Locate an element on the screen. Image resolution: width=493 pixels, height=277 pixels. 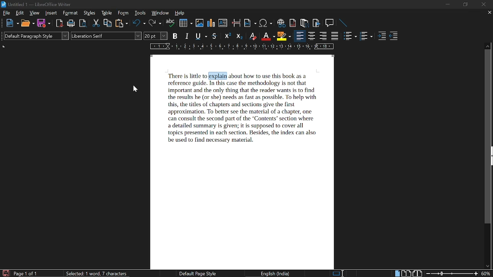
form is located at coordinates (124, 13).